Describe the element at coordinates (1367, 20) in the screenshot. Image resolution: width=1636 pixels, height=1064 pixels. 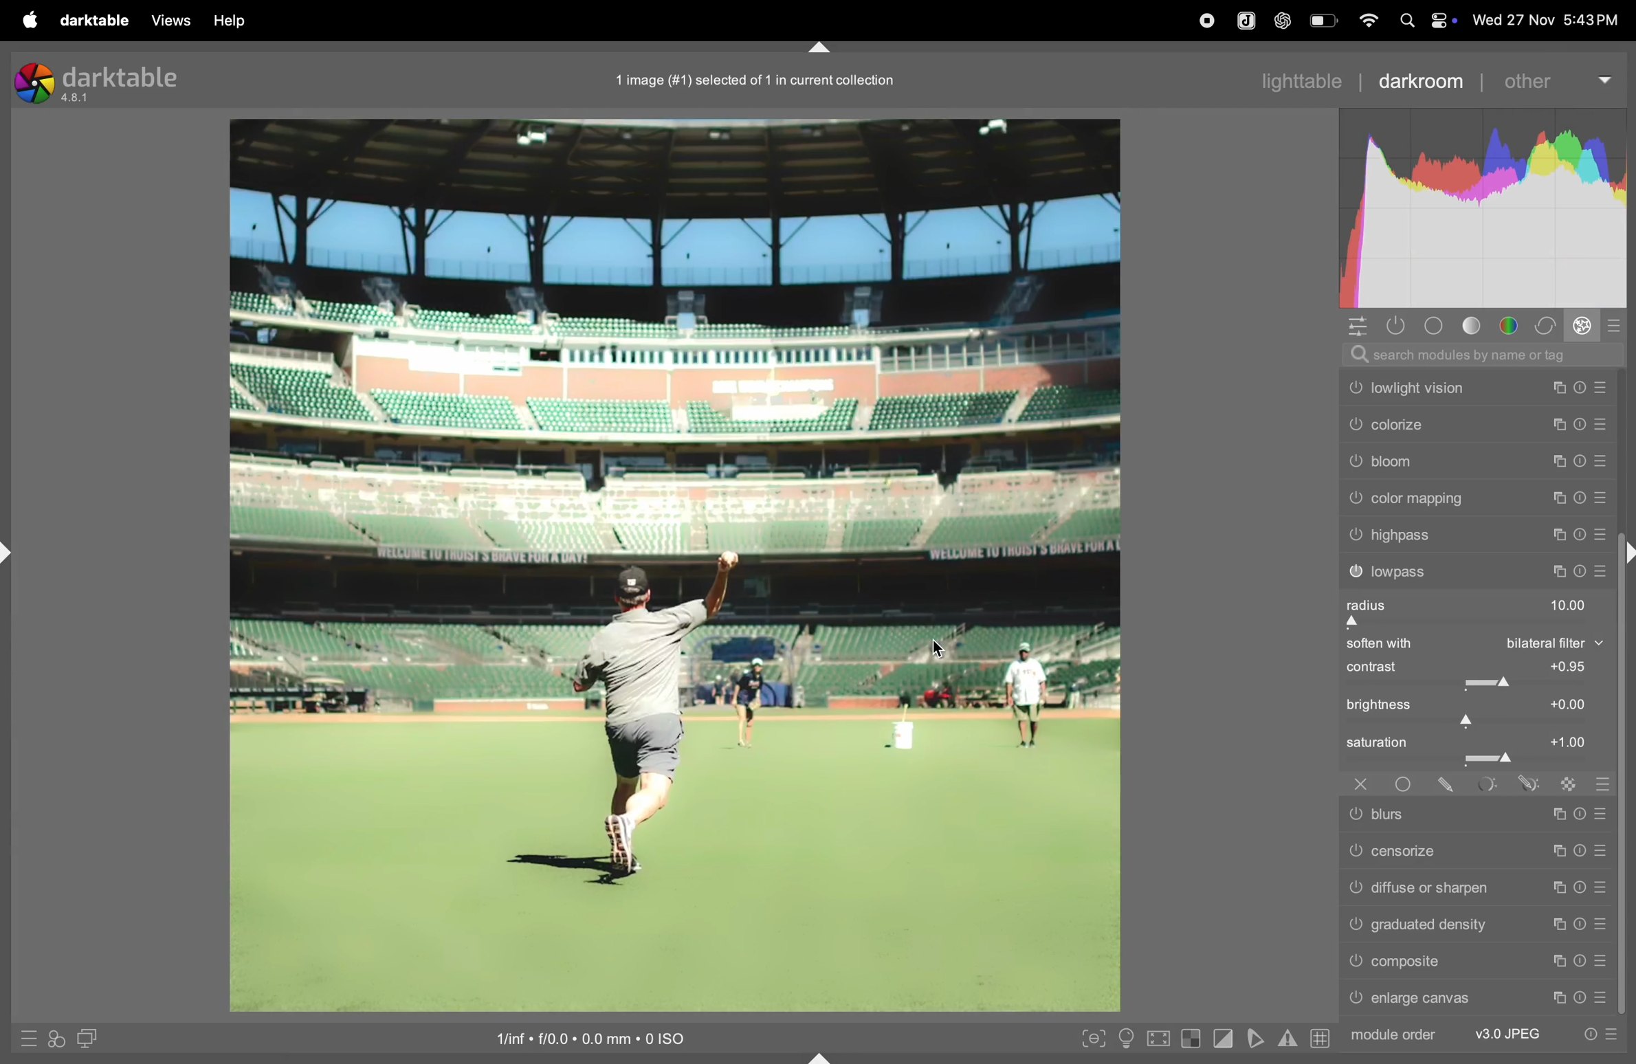
I see `wifi` at that location.